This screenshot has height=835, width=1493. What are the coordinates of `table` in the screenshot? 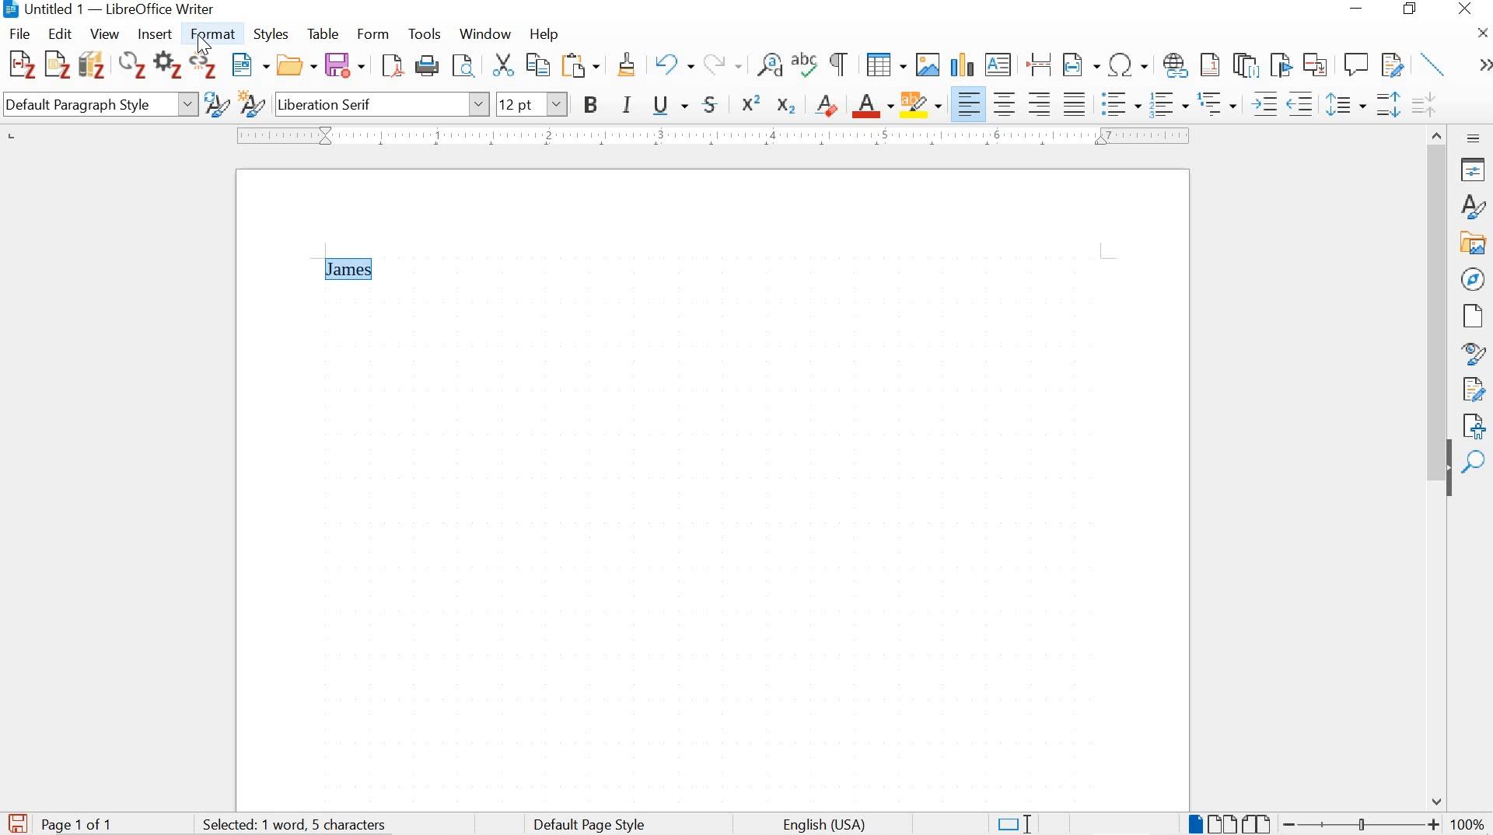 It's located at (323, 33).